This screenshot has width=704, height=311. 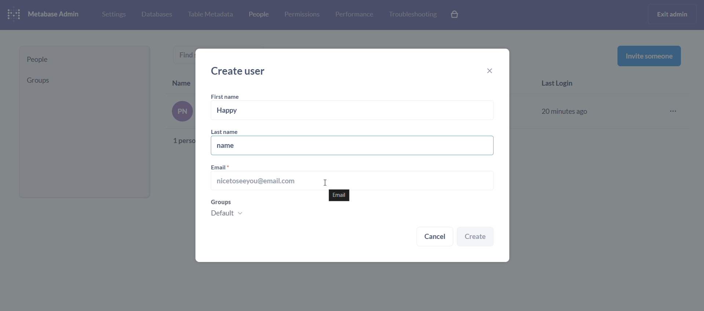 What do you see at coordinates (493, 72) in the screenshot?
I see `close` at bounding box center [493, 72].